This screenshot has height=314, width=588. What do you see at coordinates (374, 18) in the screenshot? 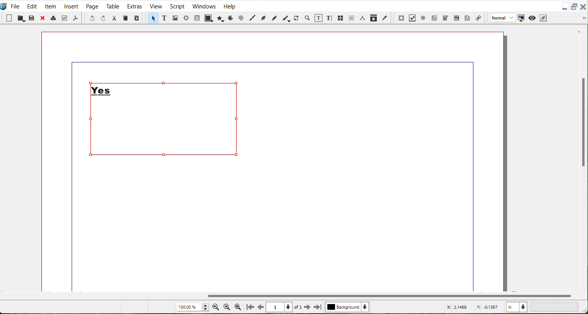
I see `Copy item Properties` at bounding box center [374, 18].